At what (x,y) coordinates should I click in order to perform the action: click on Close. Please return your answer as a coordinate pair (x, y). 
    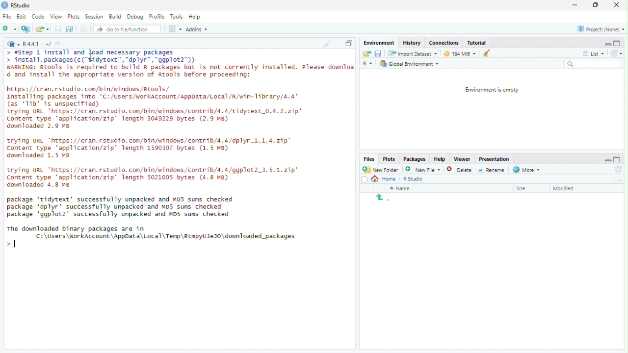
    Looking at the image, I should click on (616, 5).